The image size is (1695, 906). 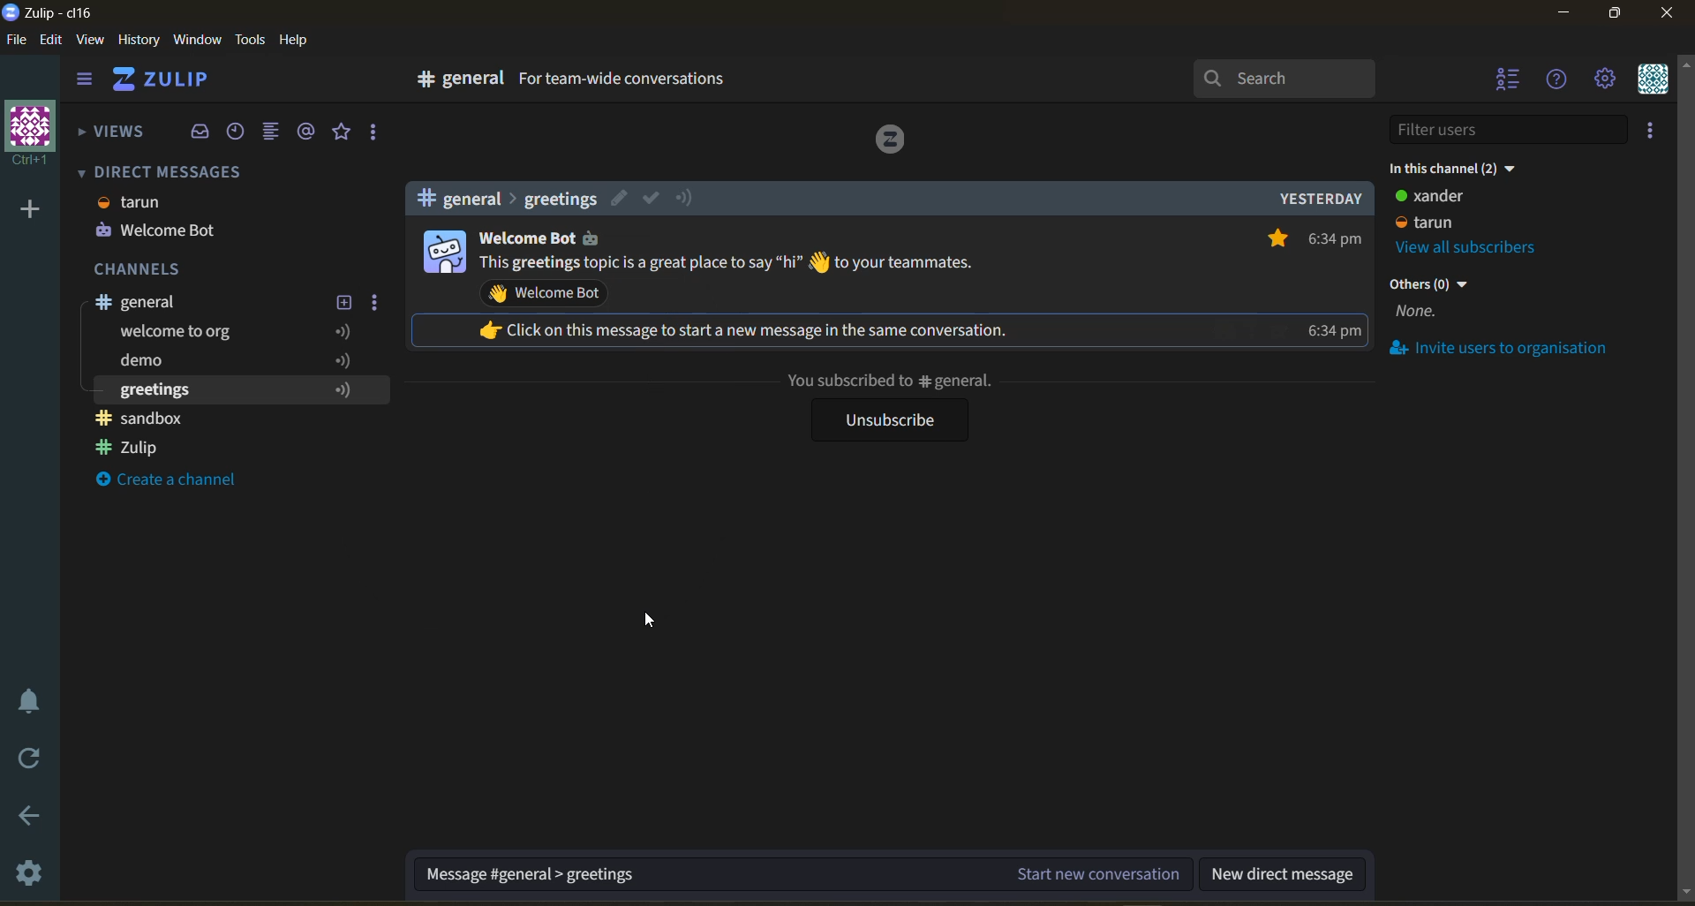 What do you see at coordinates (25, 701) in the screenshot?
I see `enable do not disturb` at bounding box center [25, 701].